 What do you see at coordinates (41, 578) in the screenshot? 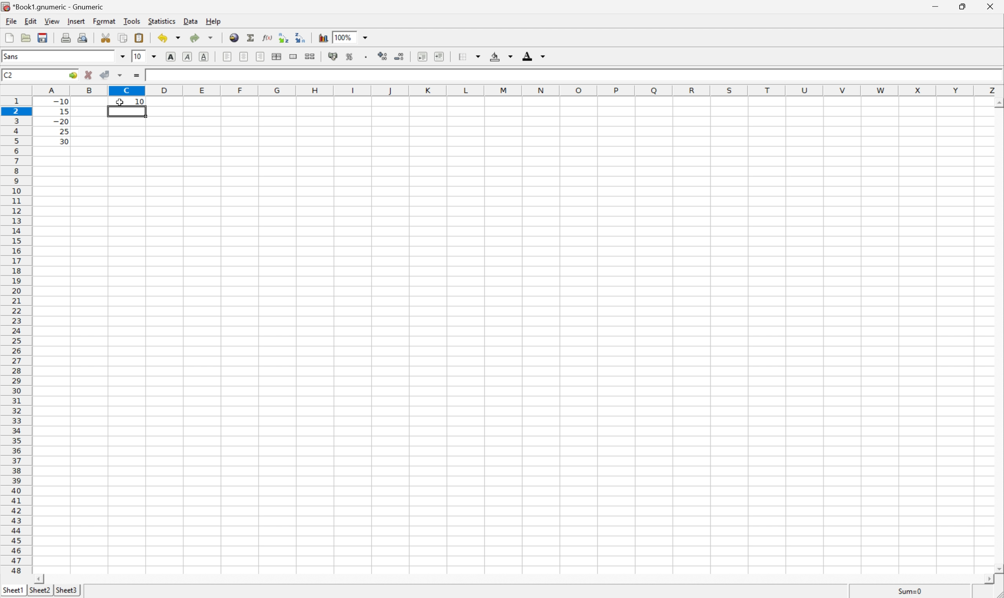
I see `Scroll left` at bounding box center [41, 578].